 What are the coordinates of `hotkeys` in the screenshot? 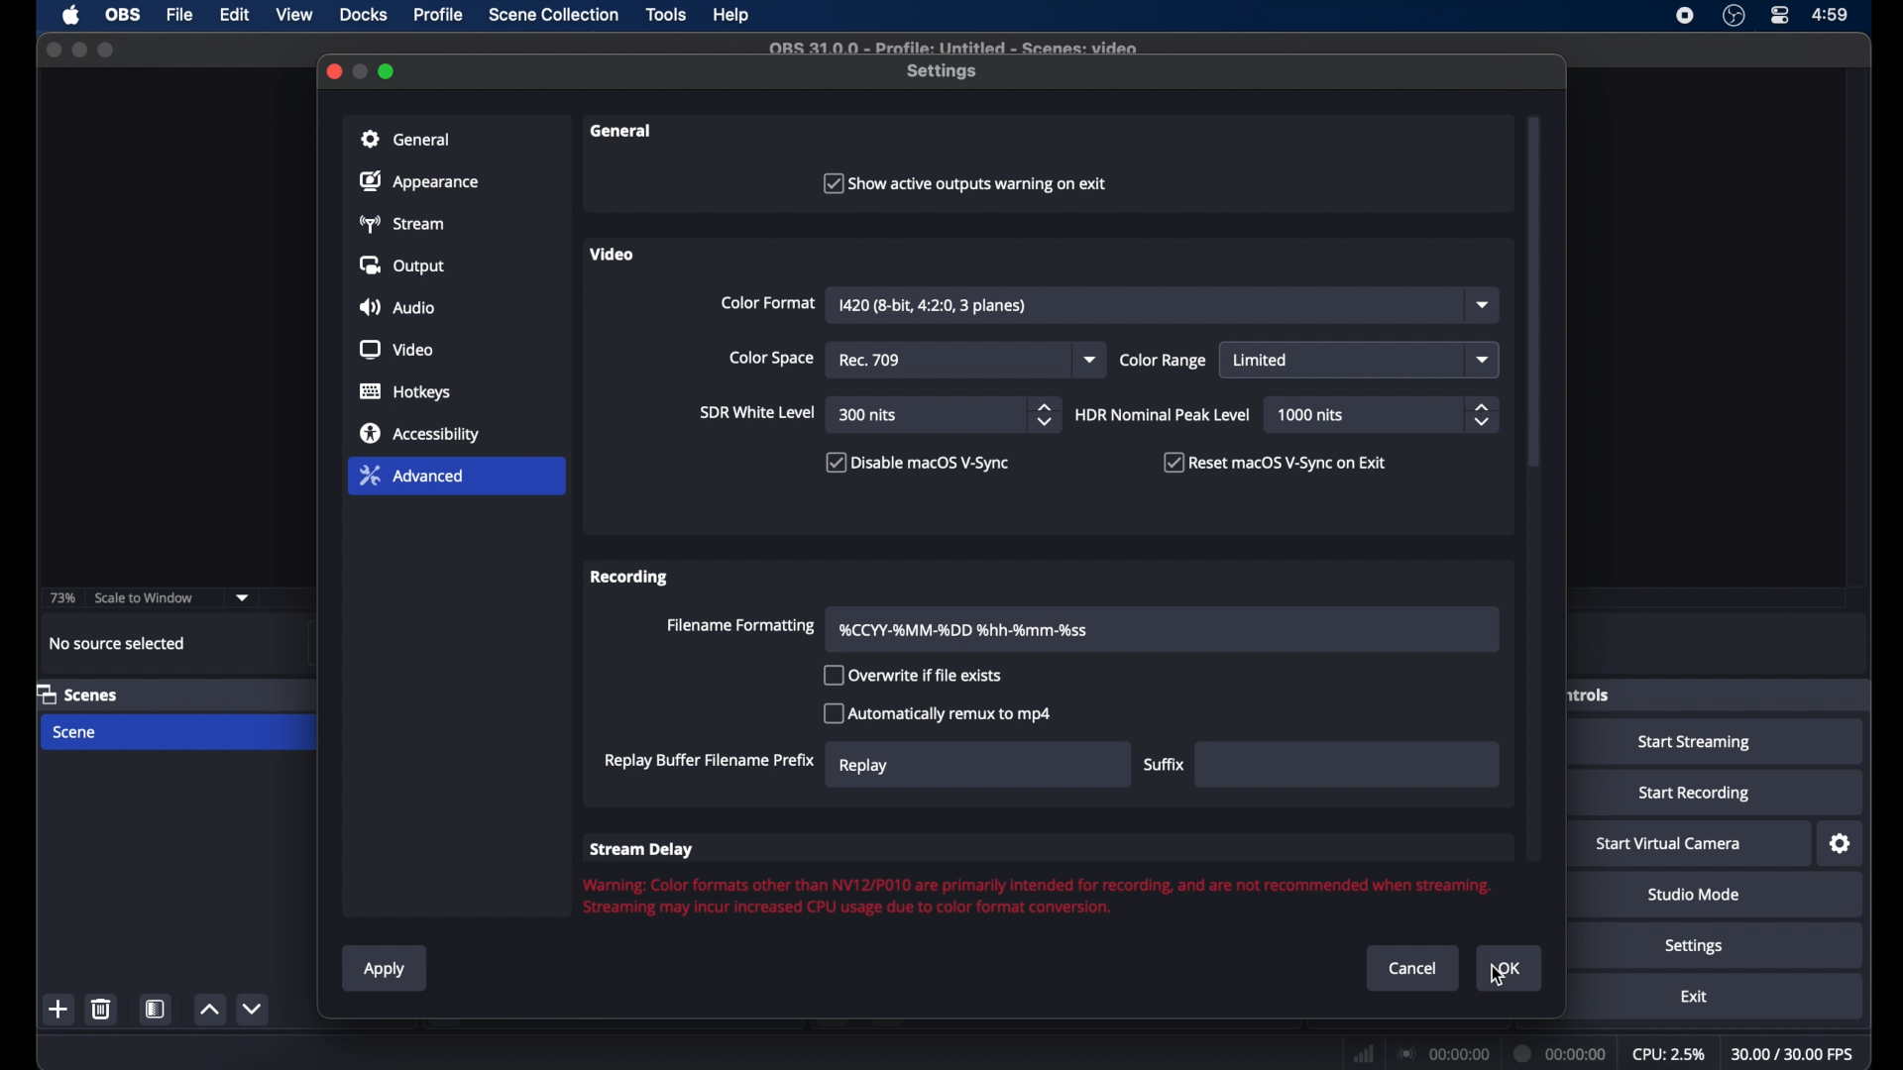 It's located at (405, 392).